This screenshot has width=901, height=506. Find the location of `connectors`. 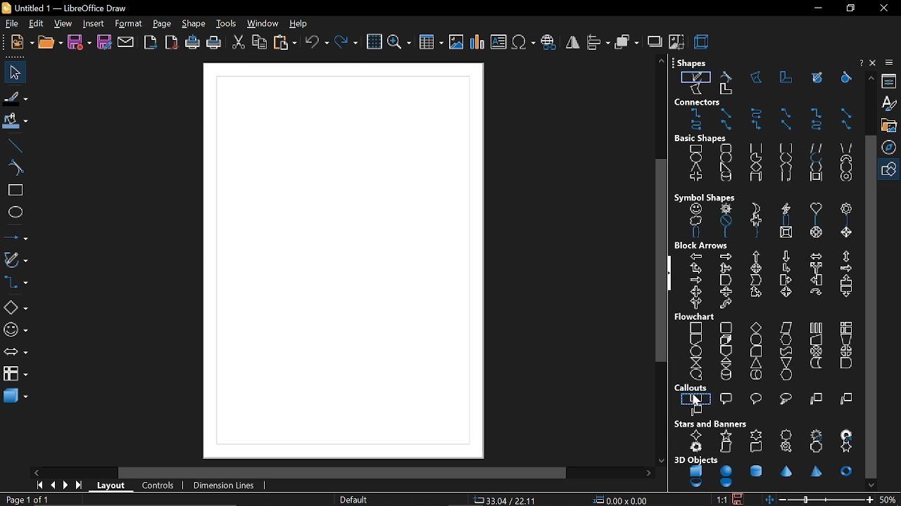

connectors is located at coordinates (699, 102).